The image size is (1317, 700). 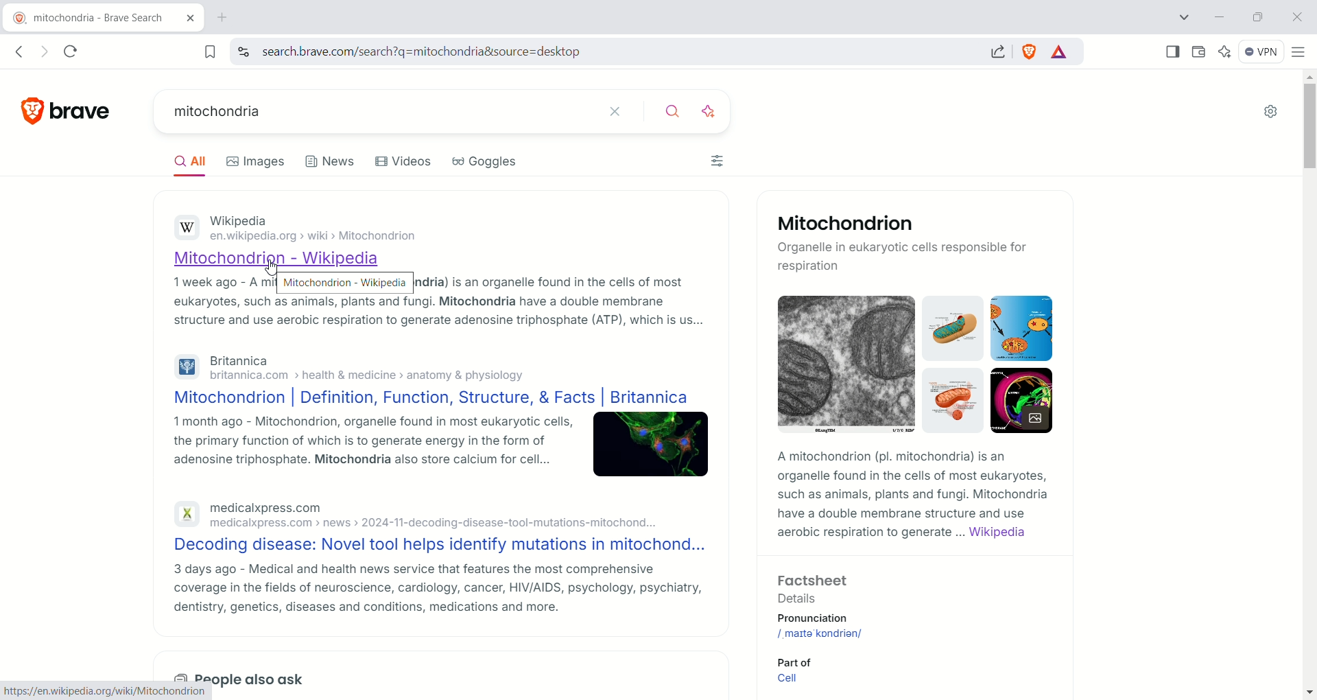 I want to click on Factsheet, so click(x=809, y=579).